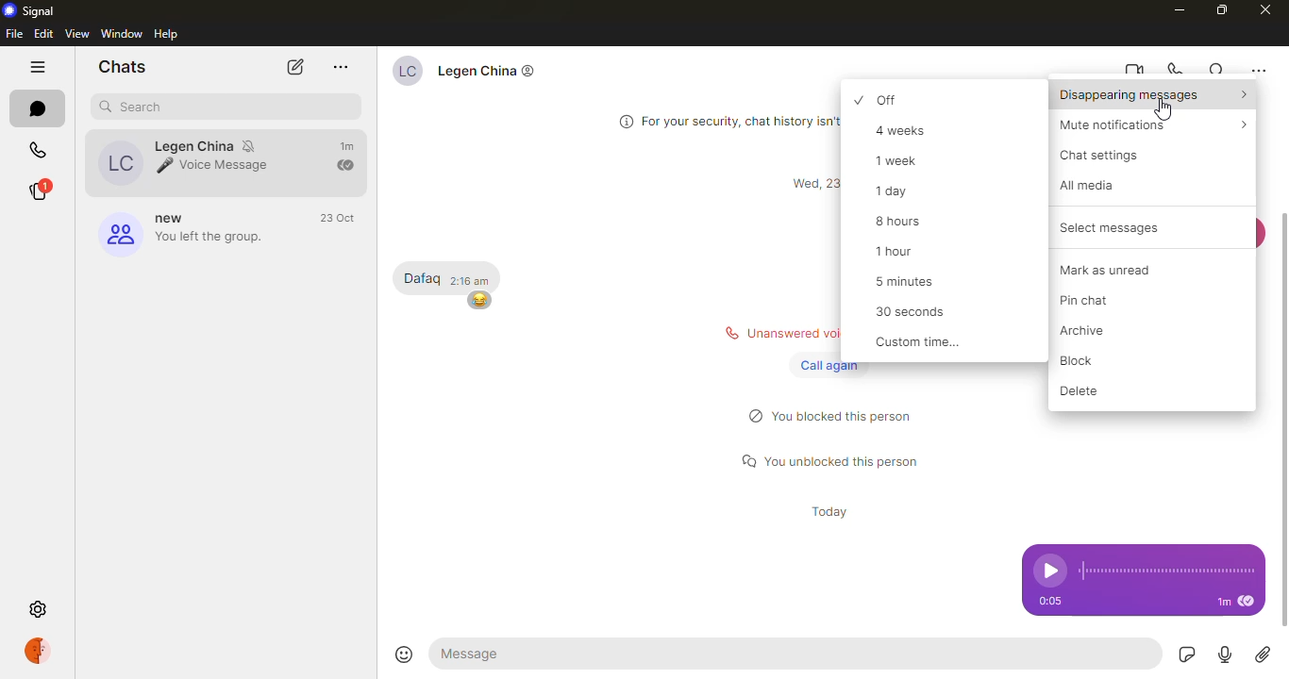 The height and width of the screenshot is (679, 1289). Describe the element at coordinates (1166, 108) in the screenshot. I see `cursor` at that location.